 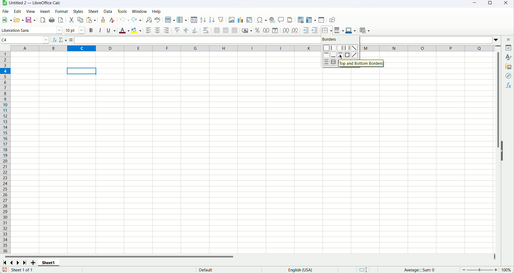 What do you see at coordinates (250, 20) in the screenshot?
I see `Insert pivot table` at bounding box center [250, 20].